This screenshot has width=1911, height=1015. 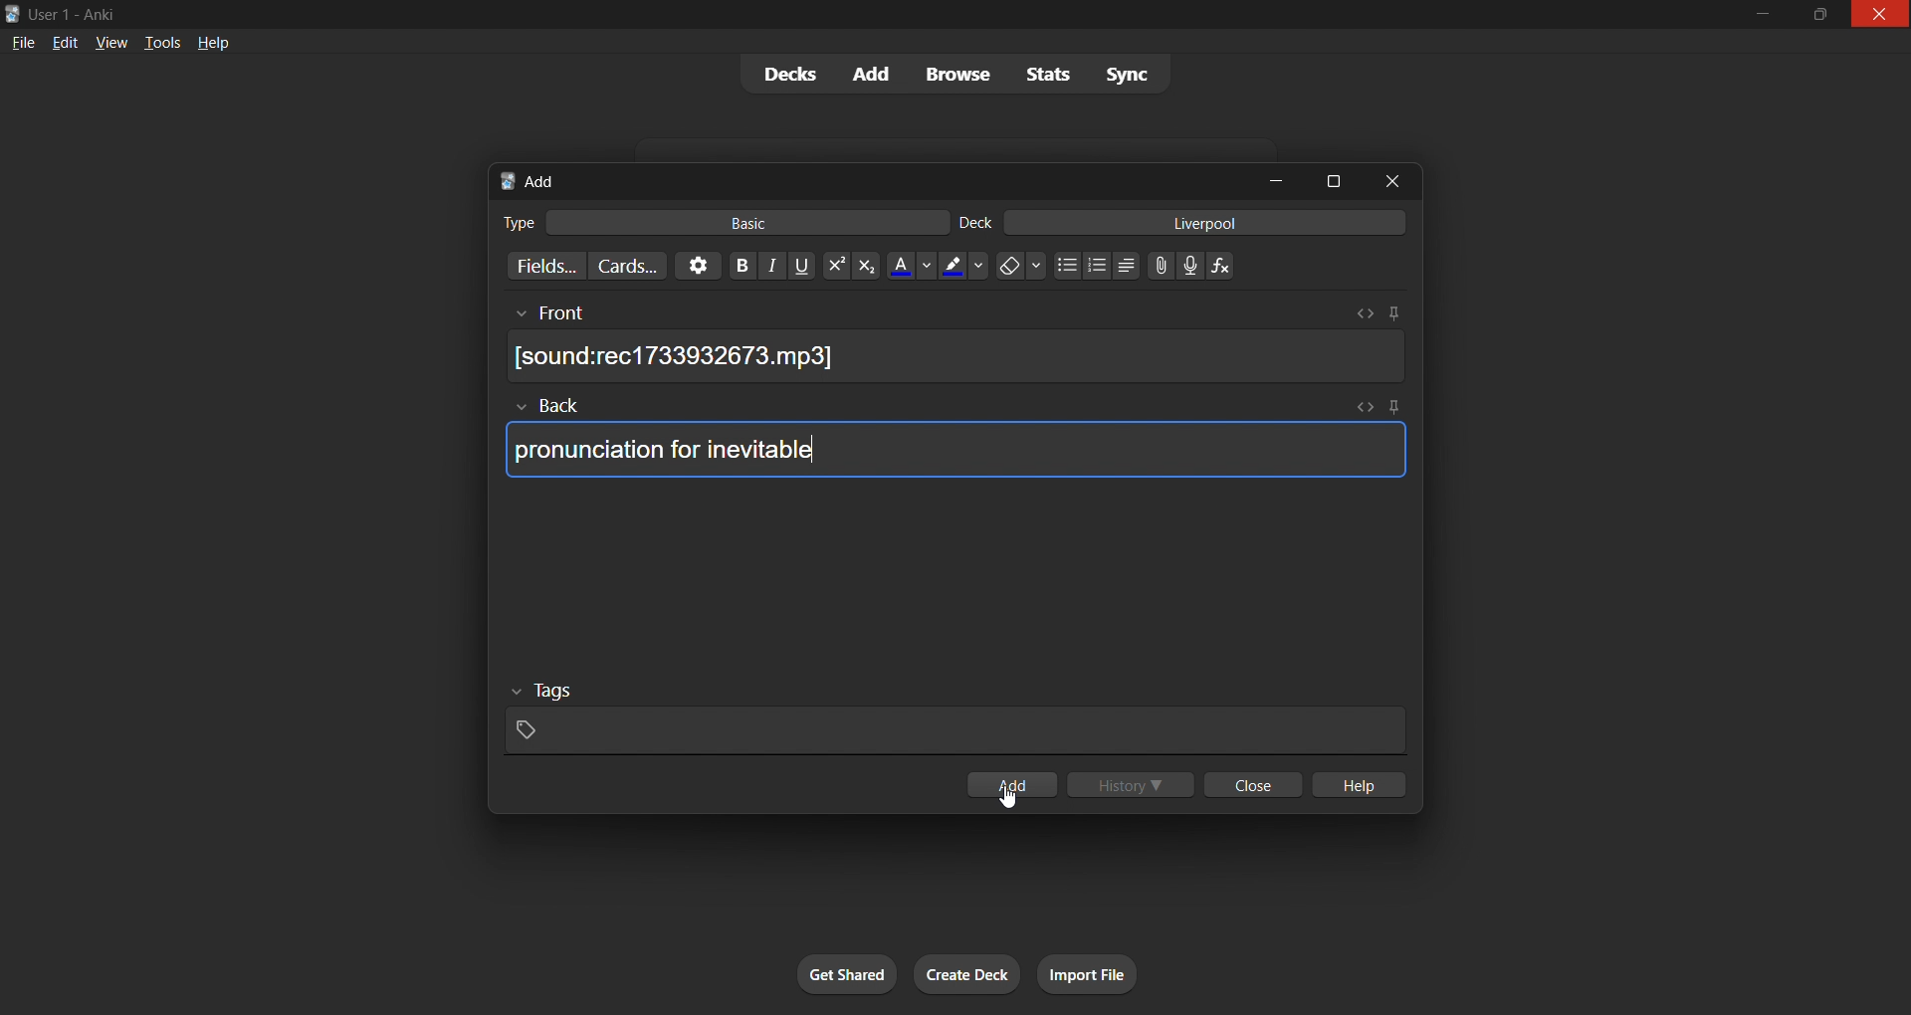 What do you see at coordinates (514, 221) in the screenshot?
I see `card type ` at bounding box center [514, 221].